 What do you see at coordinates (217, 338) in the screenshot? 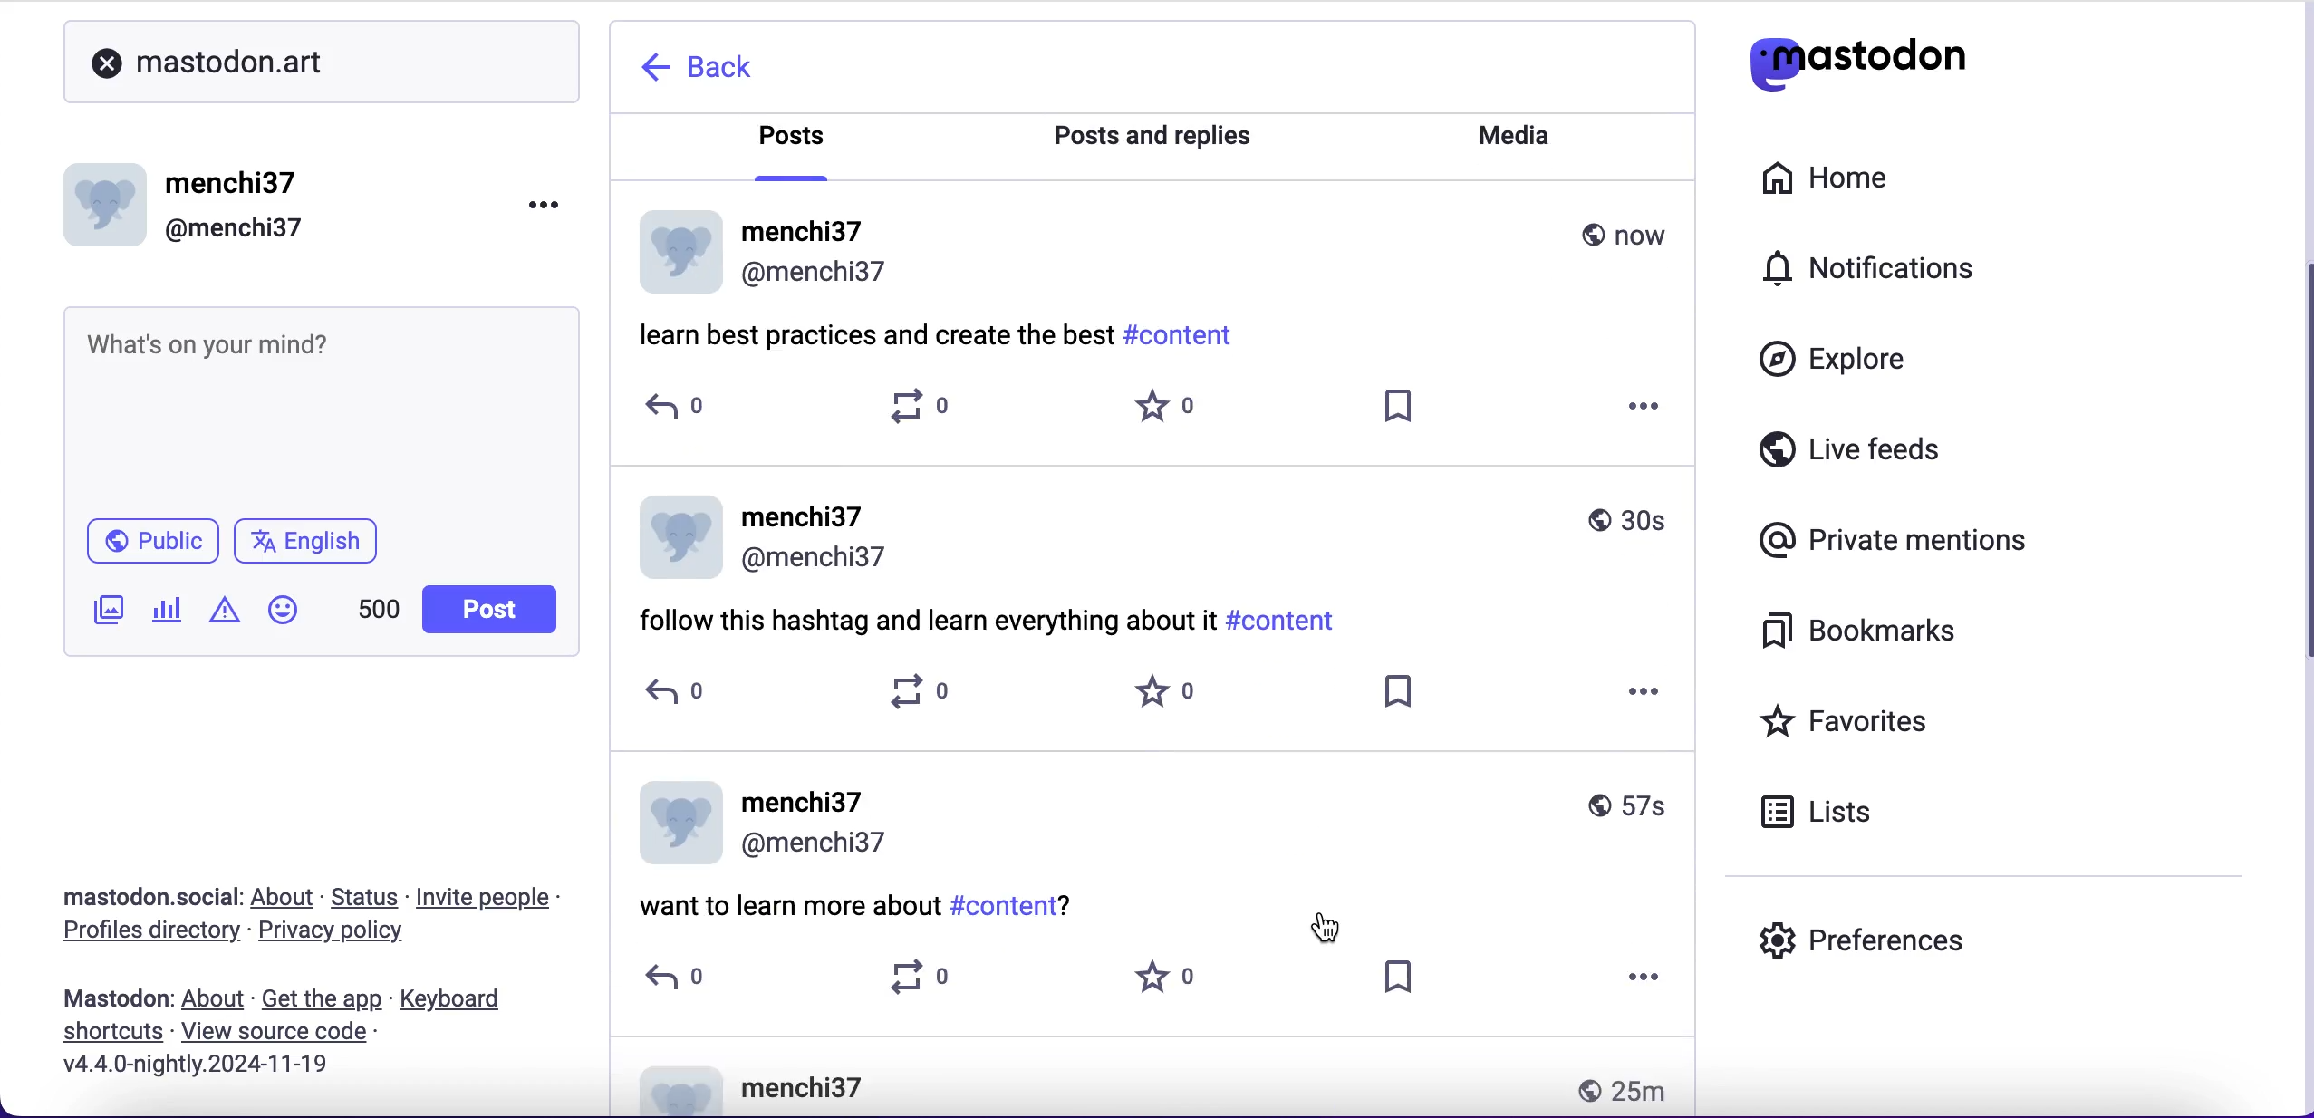
I see `text post` at bounding box center [217, 338].